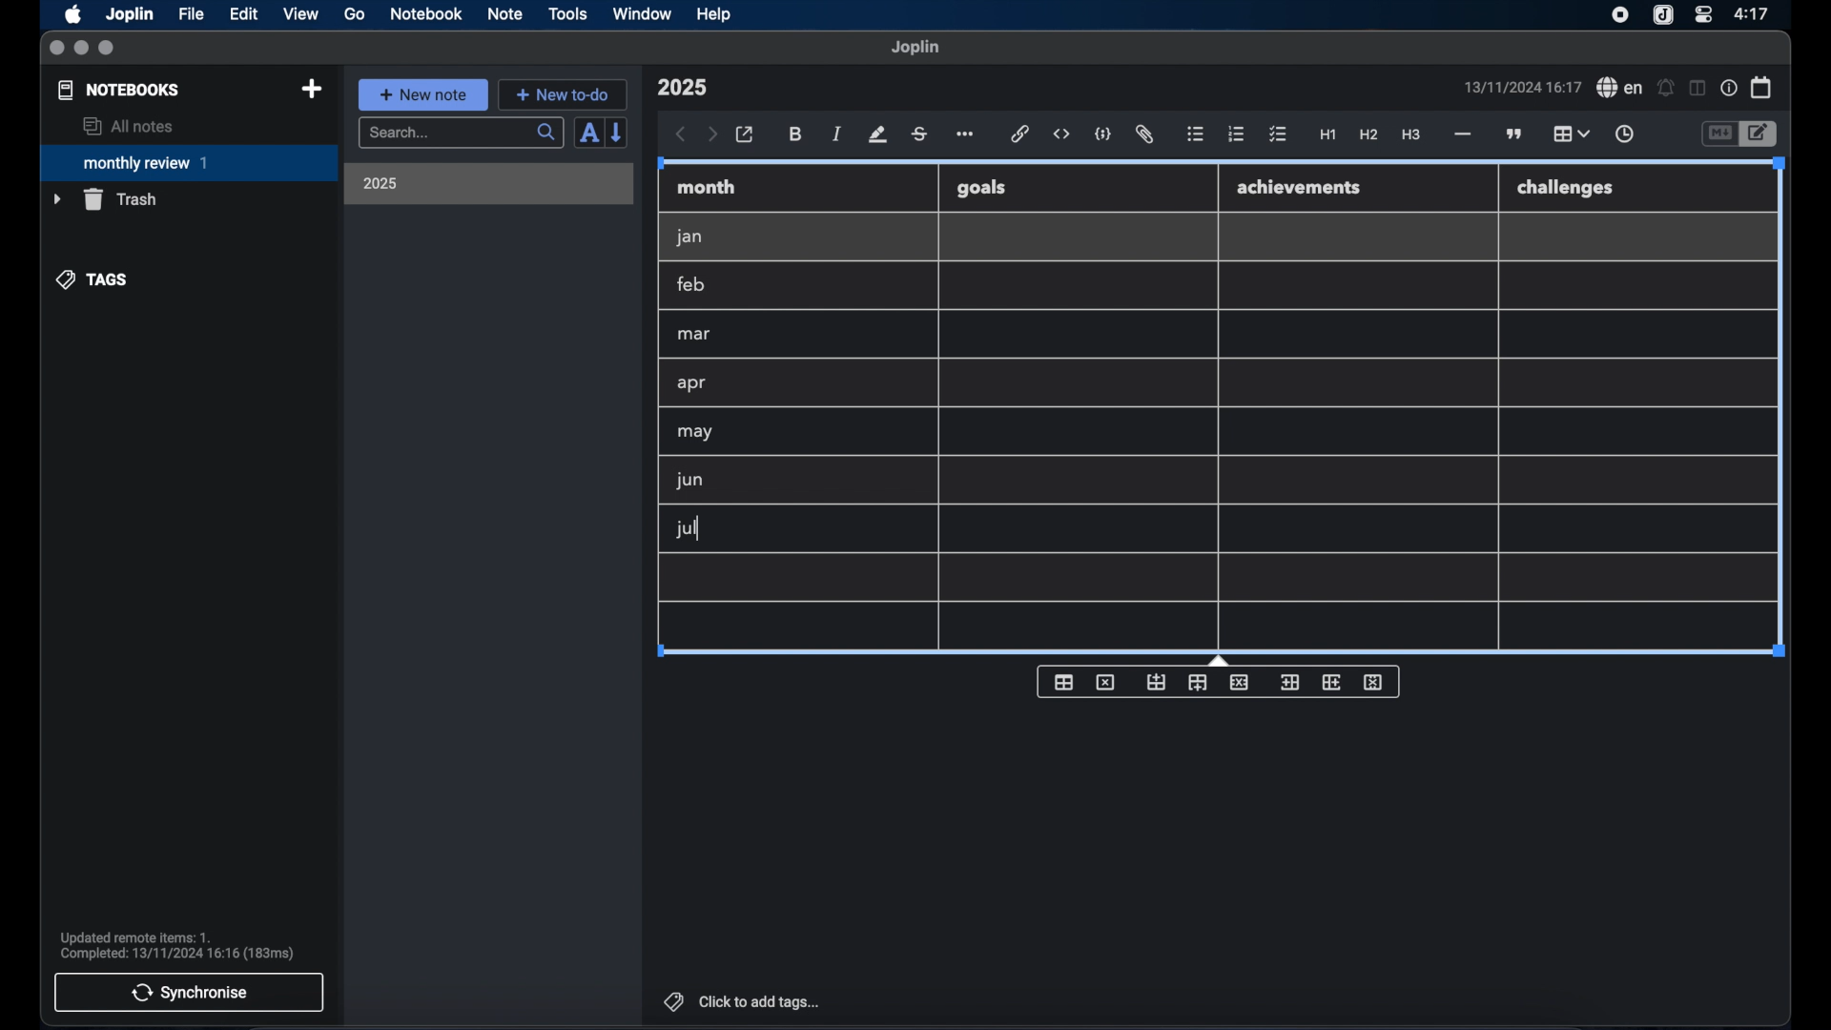 Image resolution: width=1831 pixels, height=1030 pixels. Describe the element at coordinates (1515, 134) in the screenshot. I see `block quotes` at that location.